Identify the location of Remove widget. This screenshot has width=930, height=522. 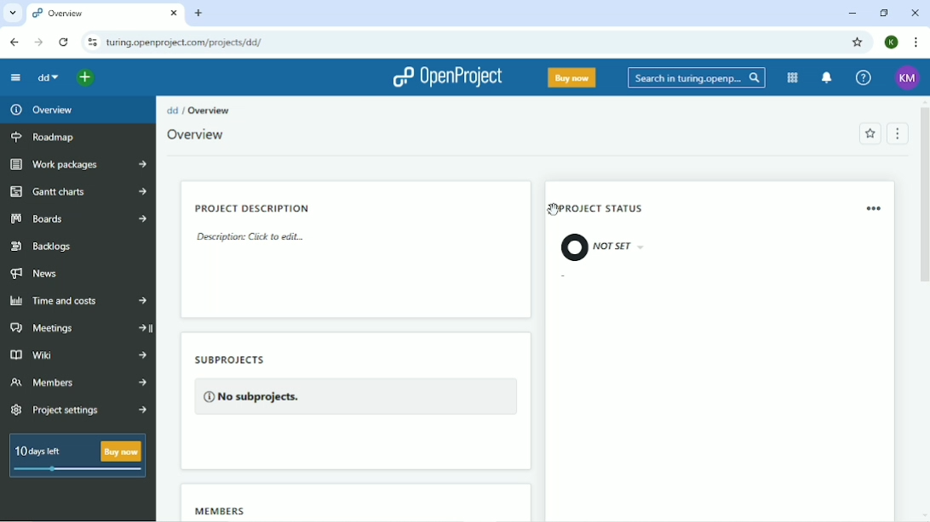
(875, 208).